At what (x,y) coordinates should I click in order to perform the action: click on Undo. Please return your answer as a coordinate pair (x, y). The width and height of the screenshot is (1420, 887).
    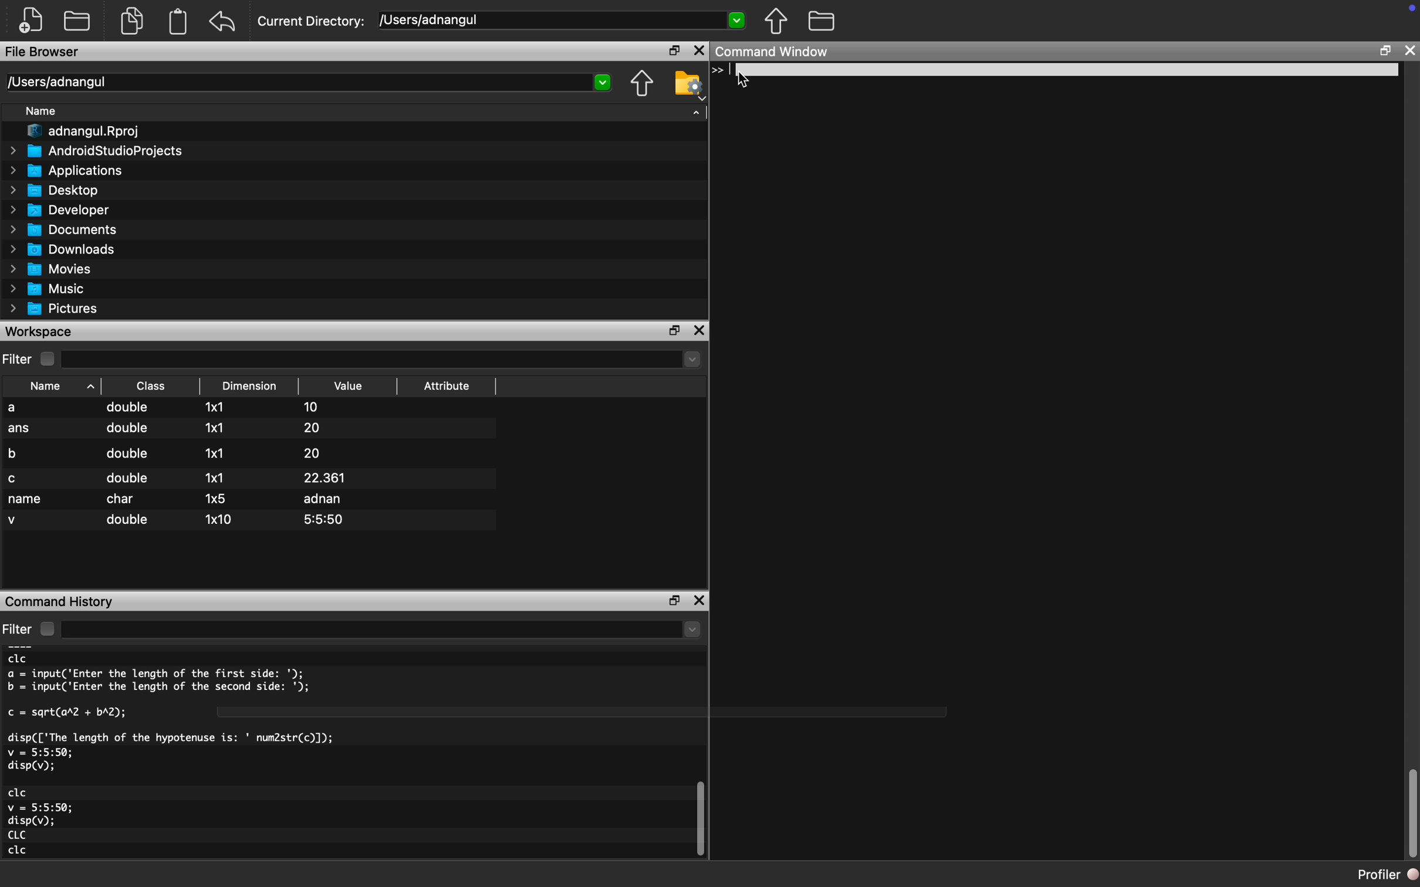
    Looking at the image, I should click on (226, 18).